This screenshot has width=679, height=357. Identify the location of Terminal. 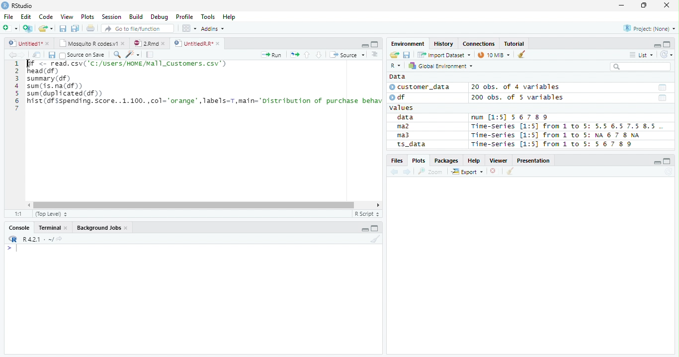
(53, 229).